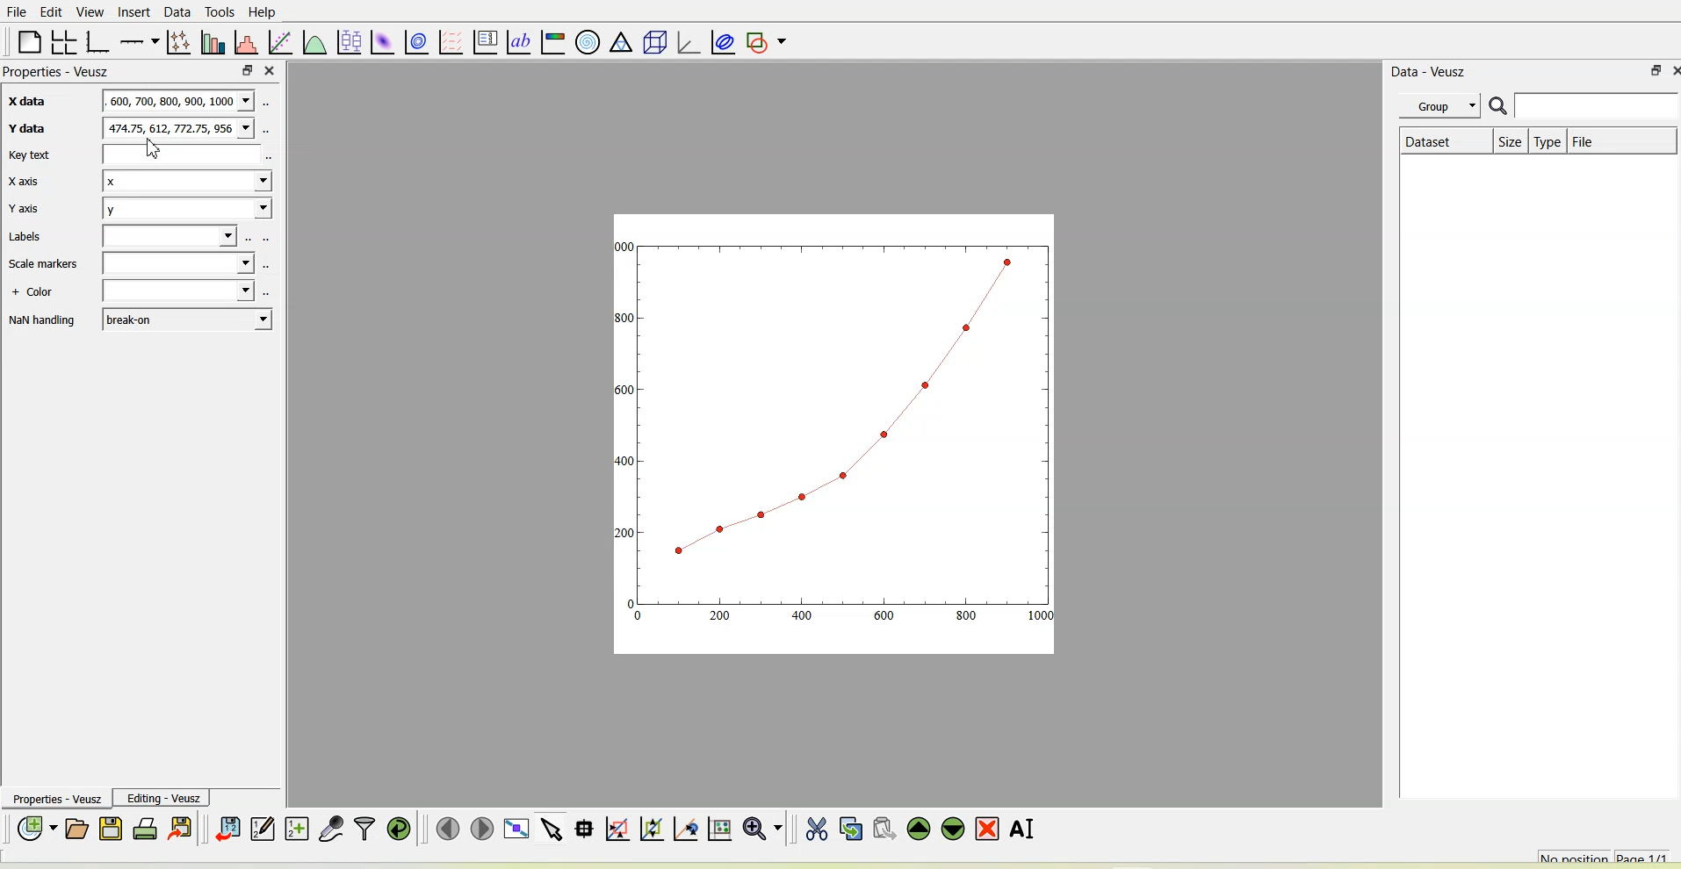 The height and width of the screenshot is (869, 1681). Describe the element at coordinates (266, 129) in the screenshot. I see `select using dataset browser` at that location.